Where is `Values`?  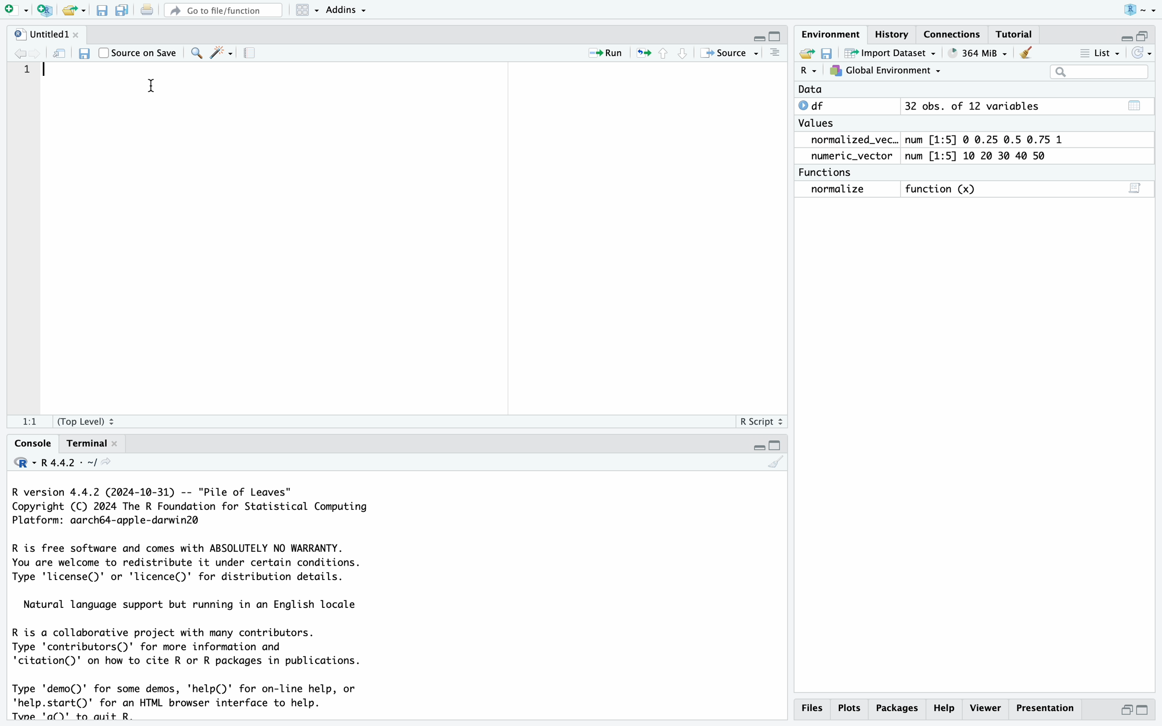
Values is located at coordinates (816, 125).